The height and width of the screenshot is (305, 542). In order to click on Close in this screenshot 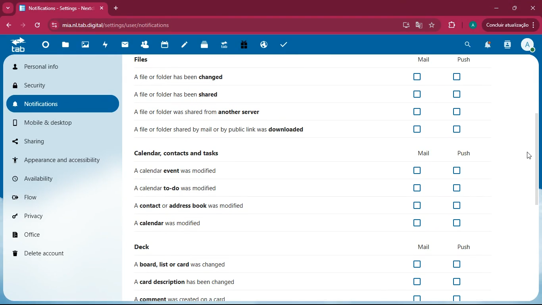, I will do `click(533, 8)`.